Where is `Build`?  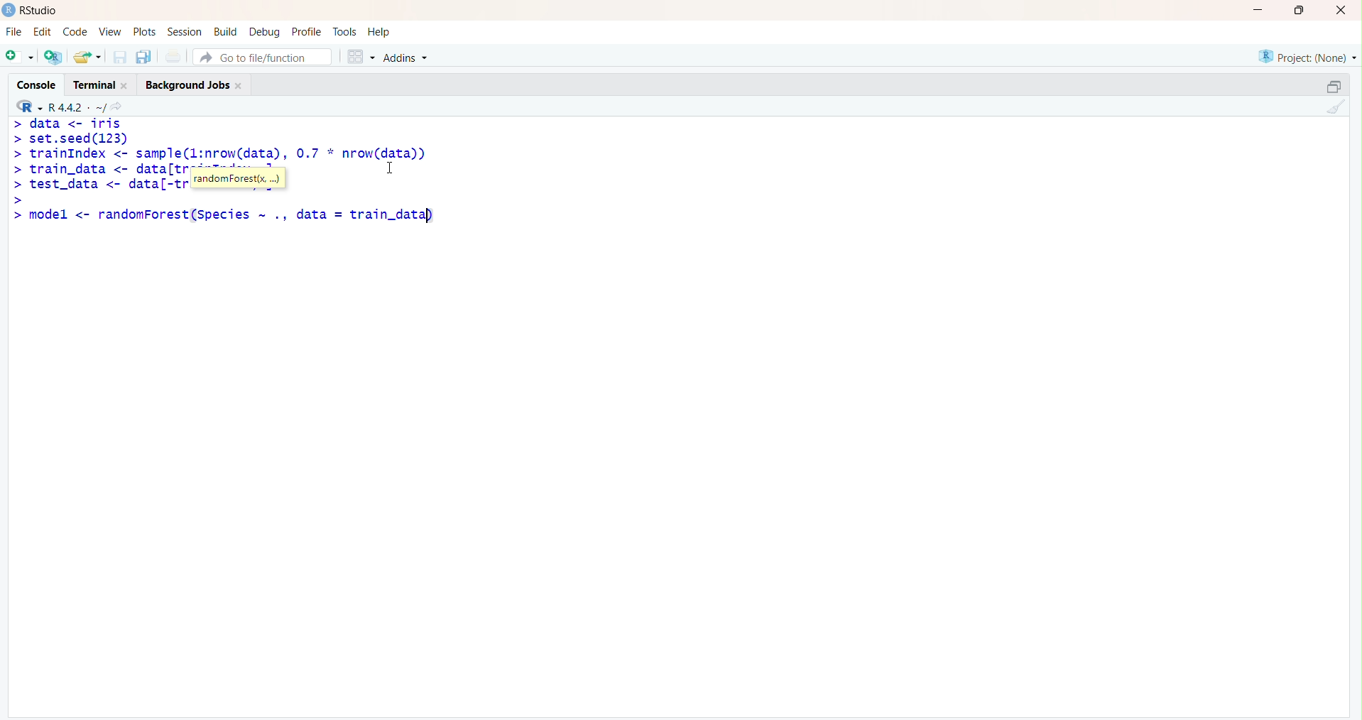 Build is located at coordinates (227, 31).